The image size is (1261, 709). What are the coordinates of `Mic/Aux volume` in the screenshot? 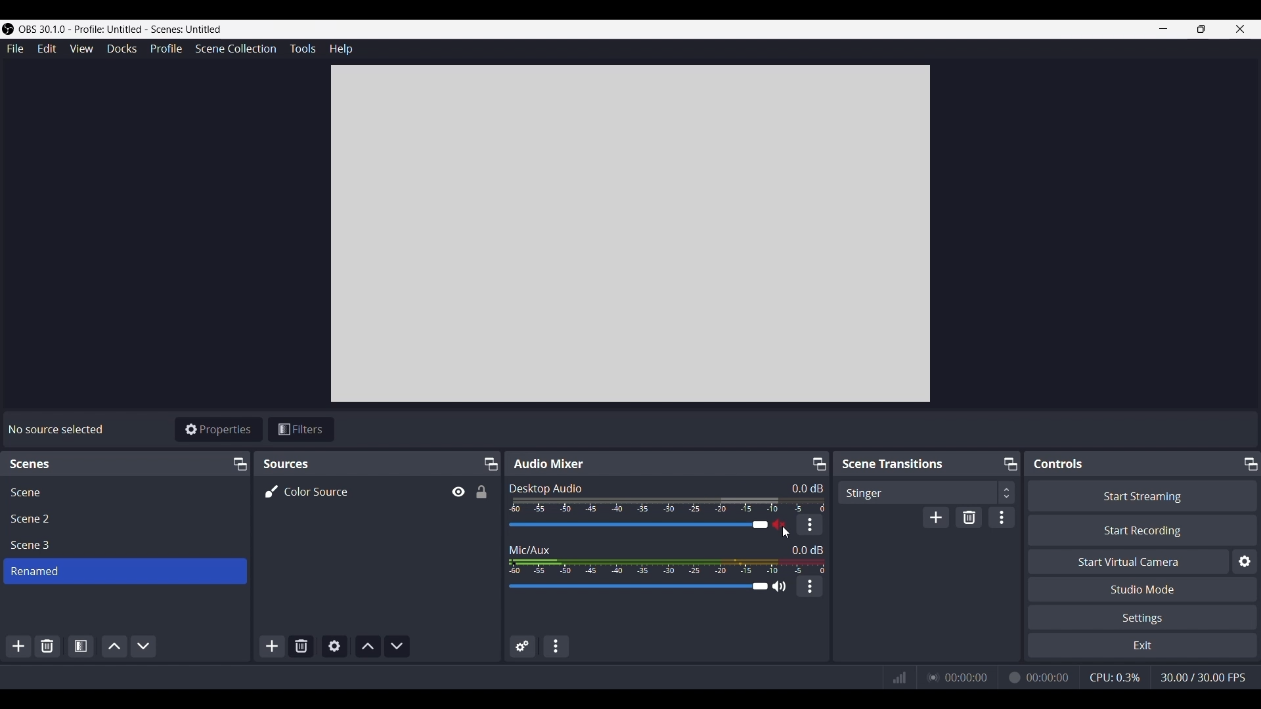 It's located at (667, 566).